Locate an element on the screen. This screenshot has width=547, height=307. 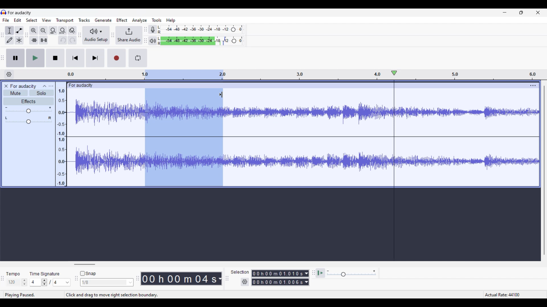
Vertical slide bar is located at coordinates (544, 170).